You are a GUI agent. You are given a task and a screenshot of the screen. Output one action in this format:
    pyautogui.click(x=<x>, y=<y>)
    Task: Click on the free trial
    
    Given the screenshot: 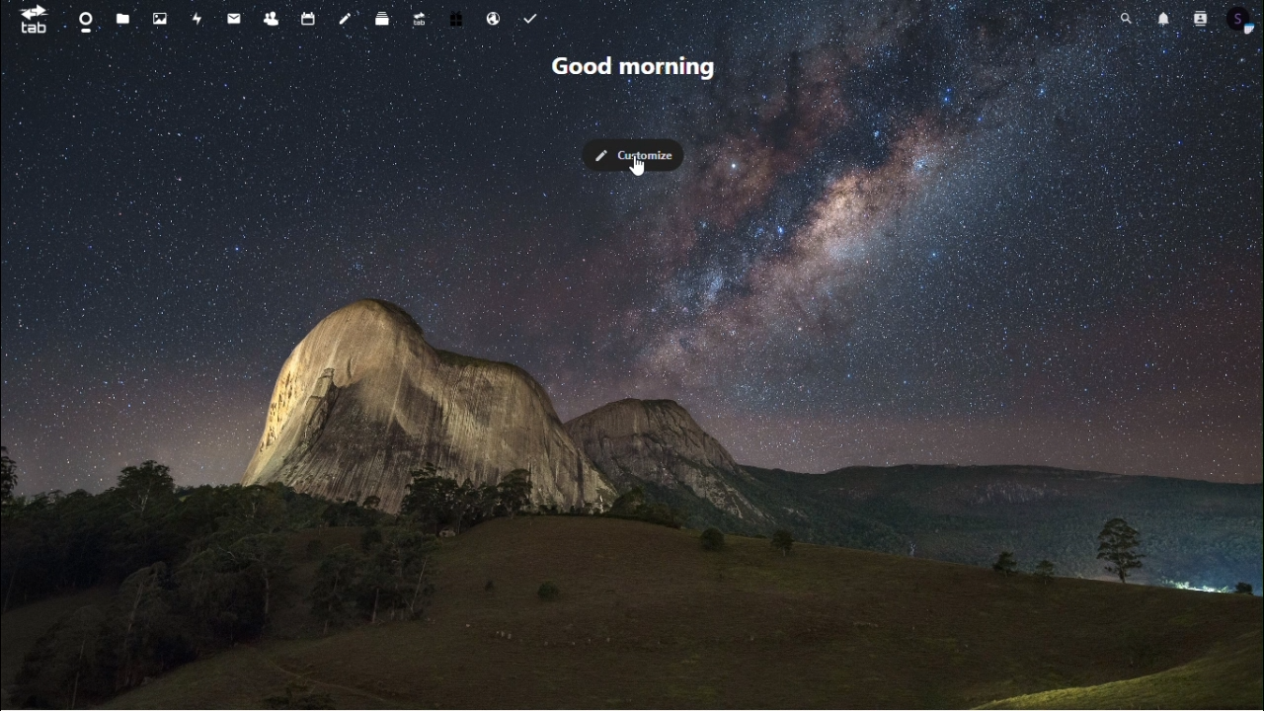 What is the action you would take?
    pyautogui.click(x=457, y=27)
    